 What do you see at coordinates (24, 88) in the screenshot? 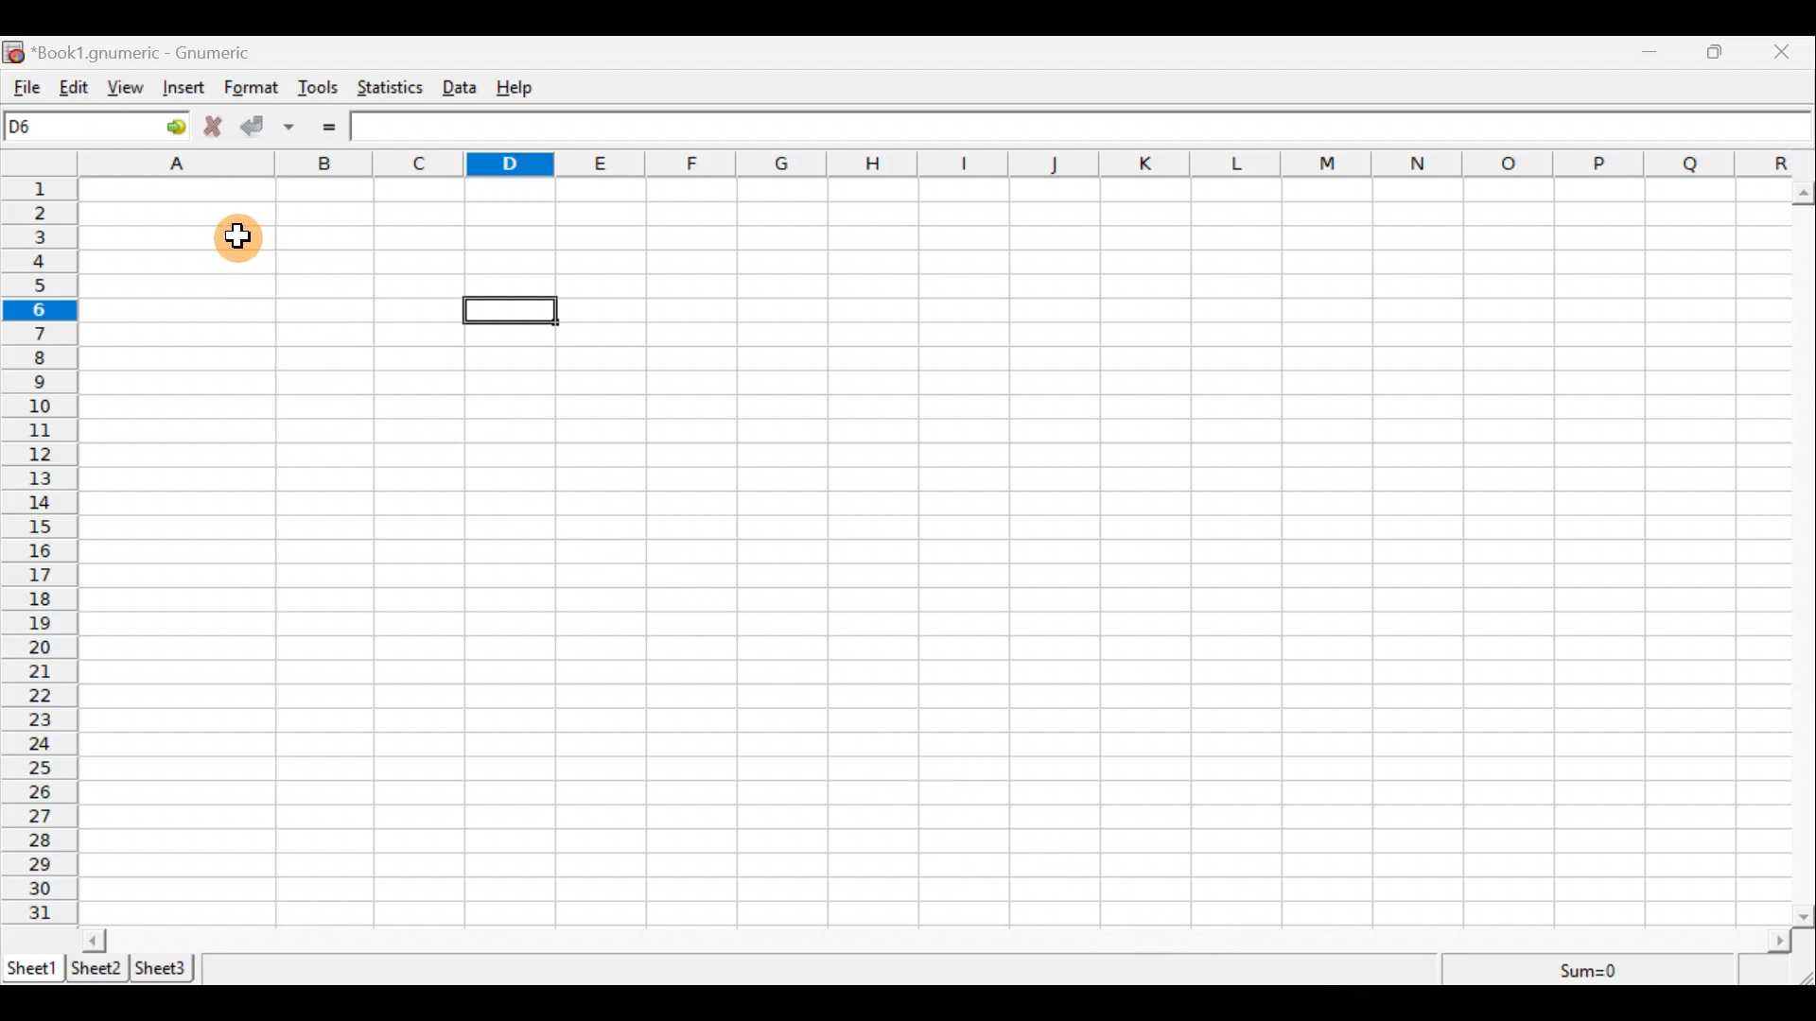
I see `File` at bounding box center [24, 88].